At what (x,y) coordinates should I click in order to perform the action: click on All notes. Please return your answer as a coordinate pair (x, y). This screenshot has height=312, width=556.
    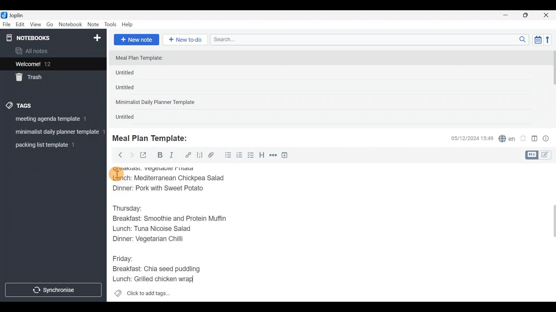
    Looking at the image, I should click on (52, 51).